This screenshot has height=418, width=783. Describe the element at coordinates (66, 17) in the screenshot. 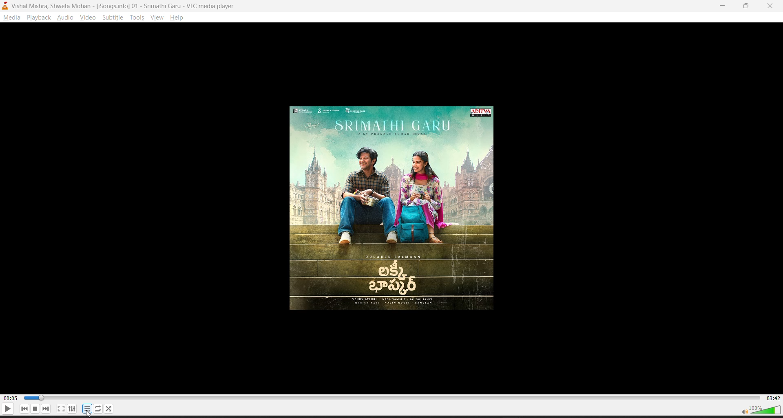

I see `audio` at that location.